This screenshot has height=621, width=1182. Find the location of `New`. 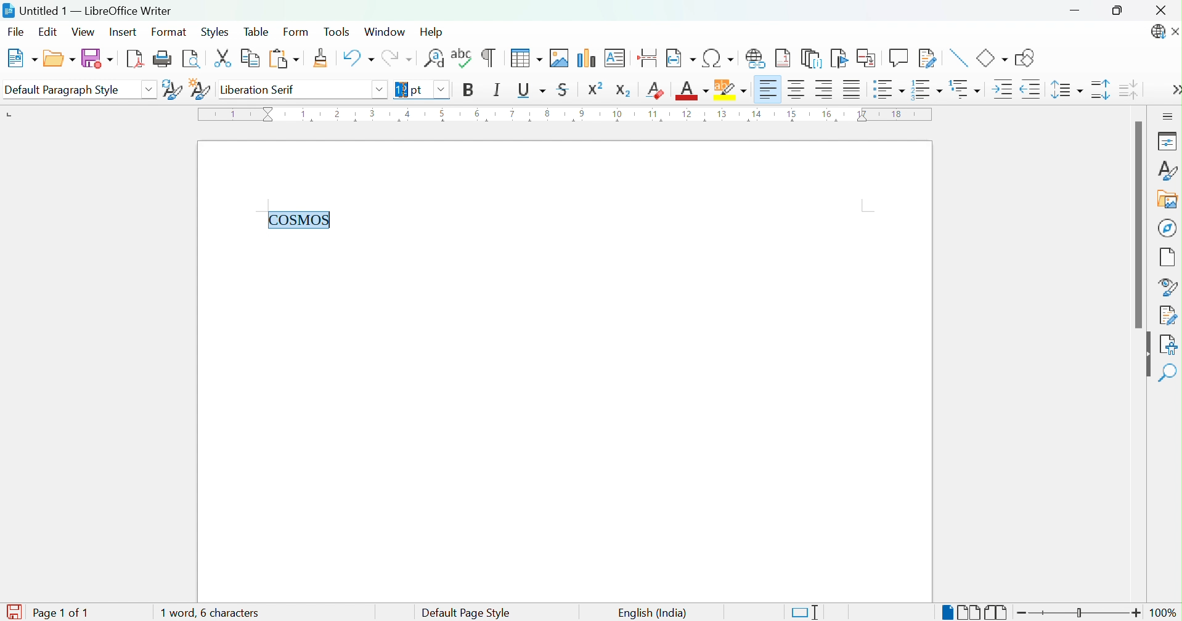

New is located at coordinates (22, 59).